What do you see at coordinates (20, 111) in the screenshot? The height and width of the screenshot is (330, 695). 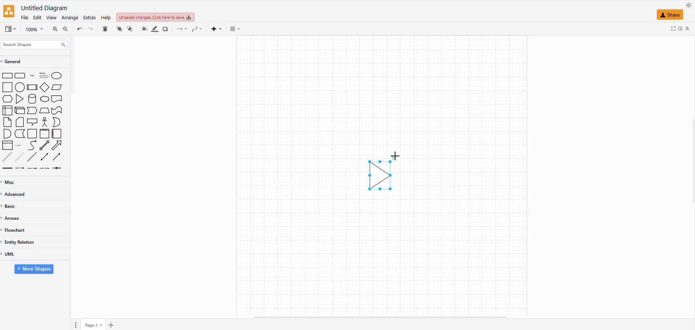 I see `Cube` at bounding box center [20, 111].